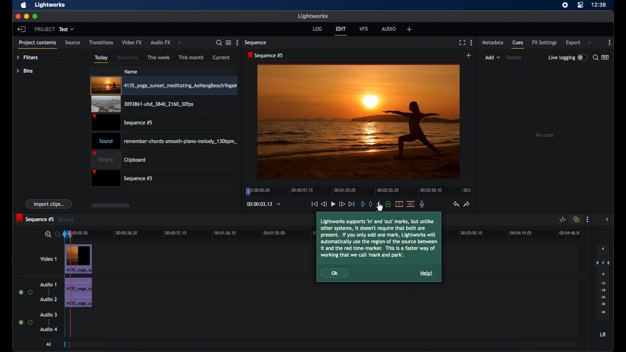 The height and width of the screenshot is (352, 626). Describe the element at coordinates (388, 28) in the screenshot. I see `audio` at that location.